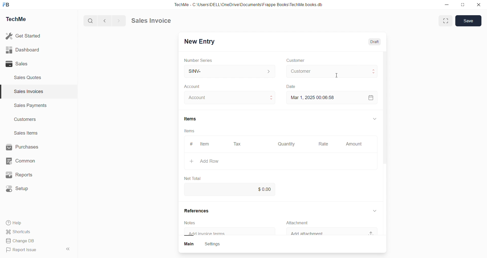  What do you see at coordinates (190, 131) in the screenshot?
I see `Items` at bounding box center [190, 131].